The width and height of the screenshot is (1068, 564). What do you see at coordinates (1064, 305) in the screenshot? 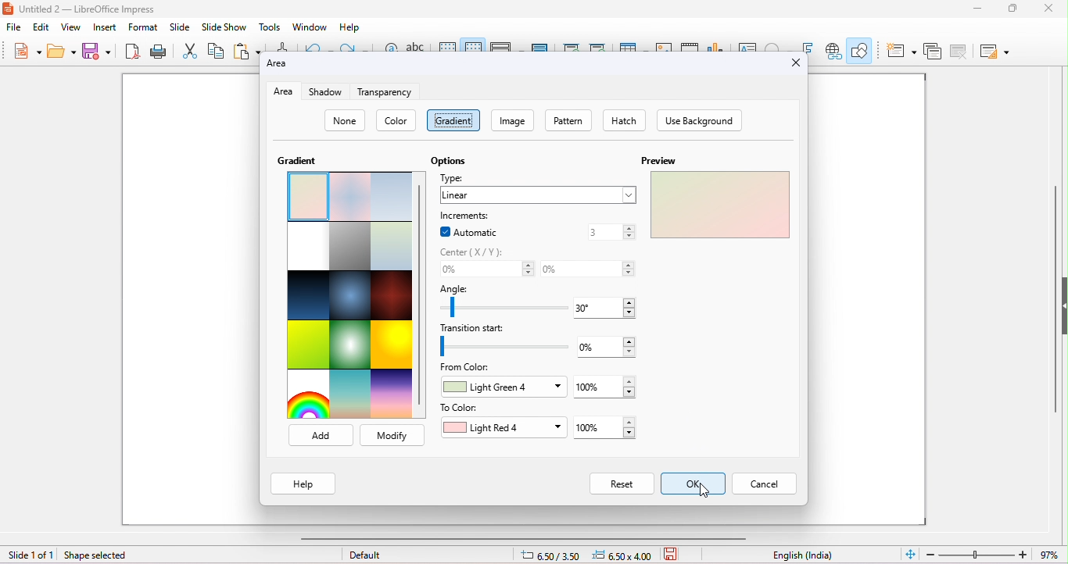
I see `Expand/Collapse sidebar` at bounding box center [1064, 305].